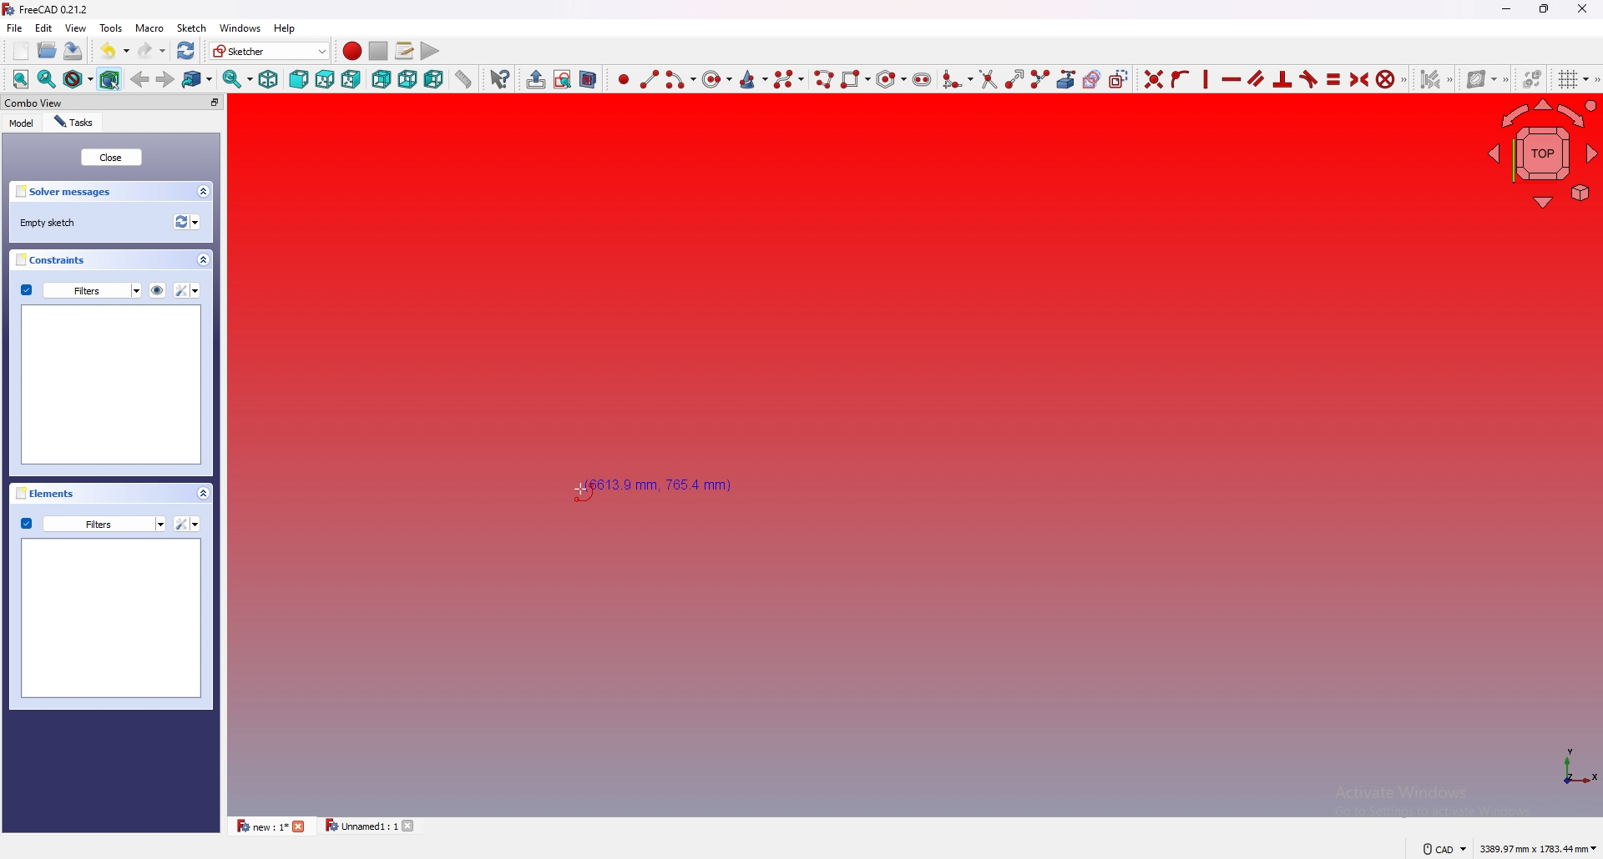  I want to click on extend edge, so click(1012, 78).